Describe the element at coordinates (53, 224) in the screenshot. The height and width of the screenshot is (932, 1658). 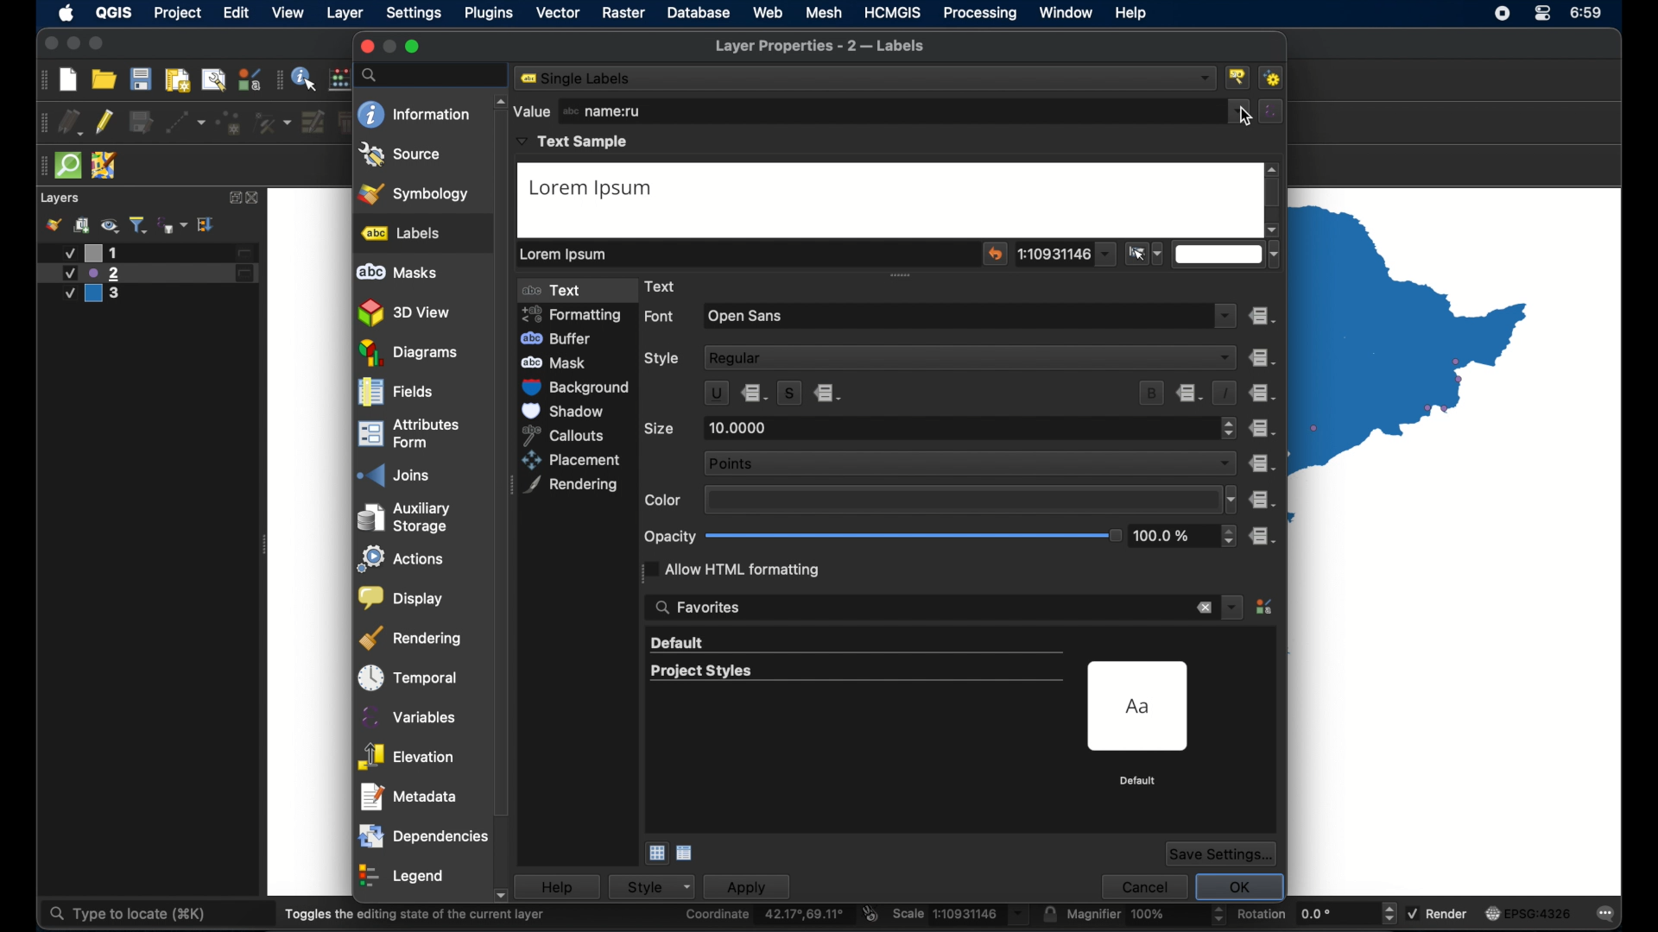
I see `styling panel` at that location.